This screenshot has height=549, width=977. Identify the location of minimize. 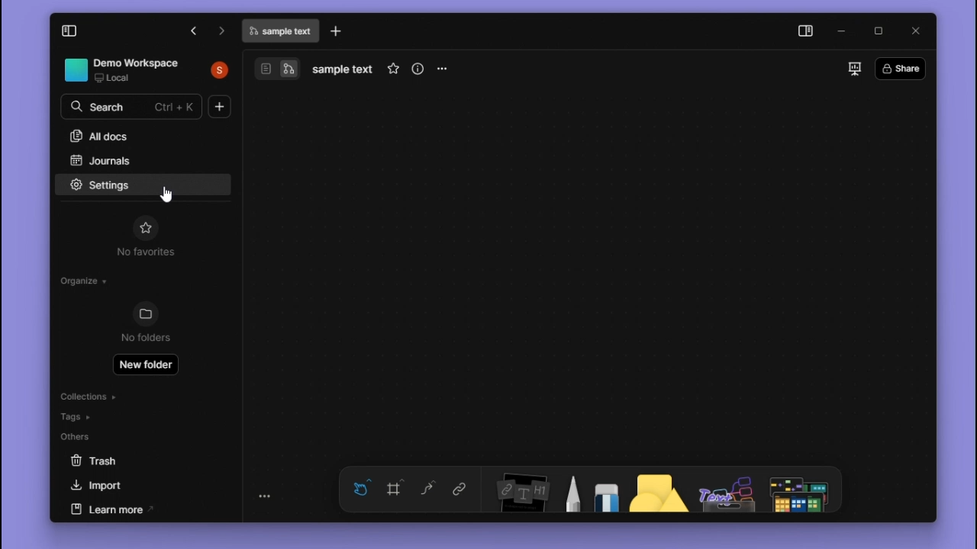
(844, 28).